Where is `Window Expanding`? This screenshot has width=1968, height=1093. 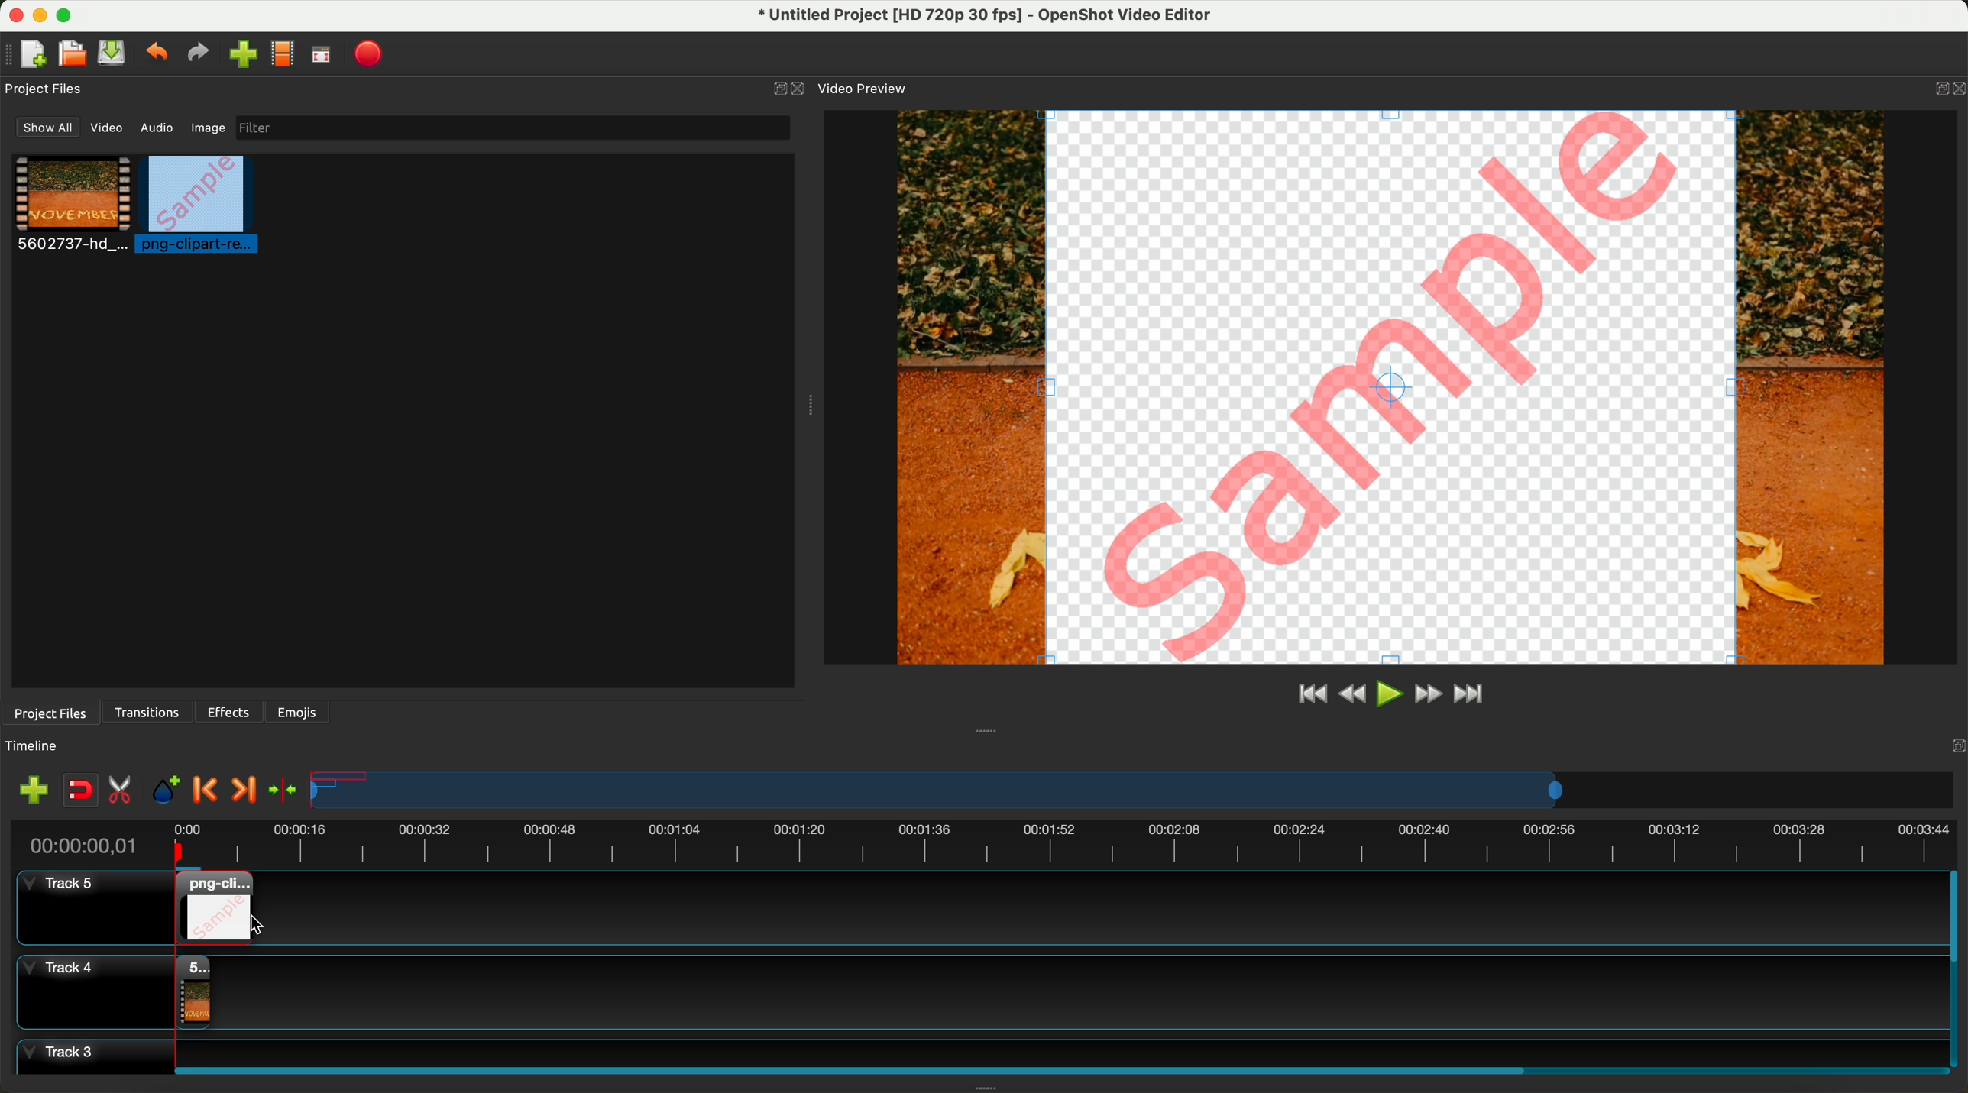
Window Expanding is located at coordinates (807, 407).